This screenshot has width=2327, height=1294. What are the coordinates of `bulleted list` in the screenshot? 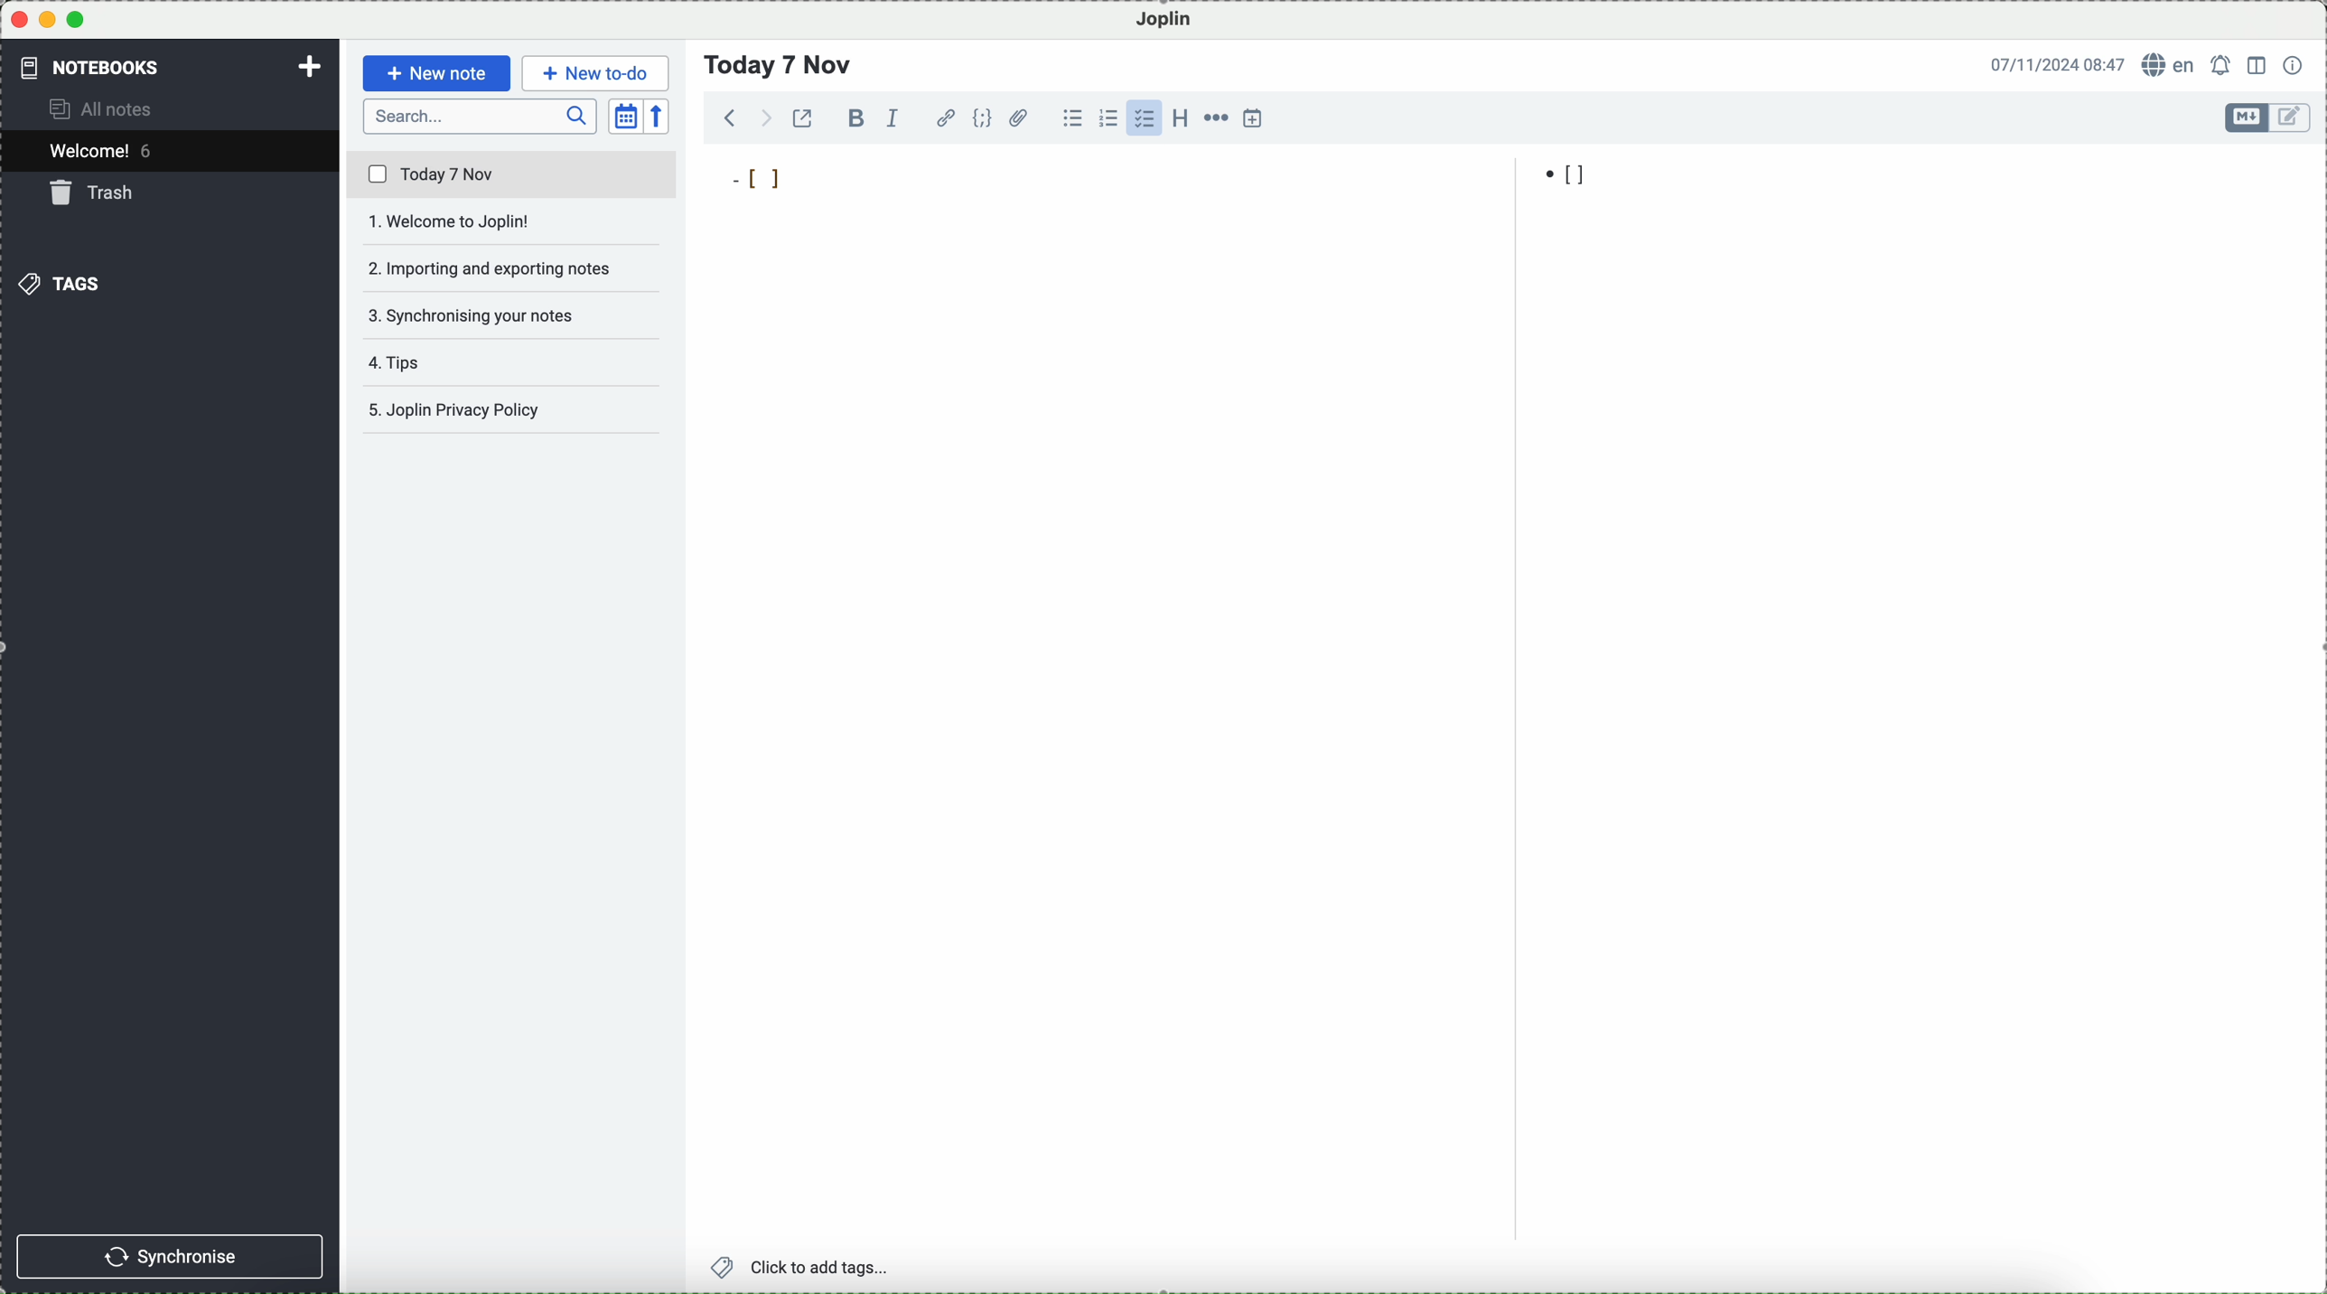 It's located at (1072, 118).